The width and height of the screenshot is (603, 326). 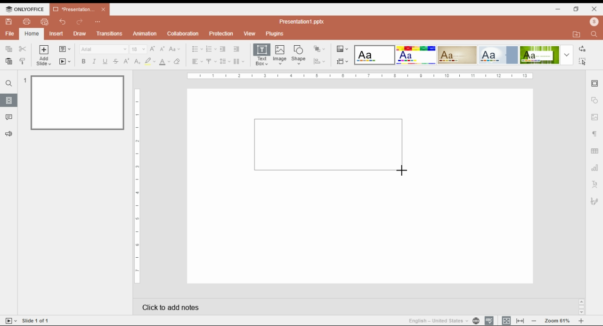 What do you see at coordinates (106, 61) in the screenshot?
I see `underline` at bounding box center [106, 61].